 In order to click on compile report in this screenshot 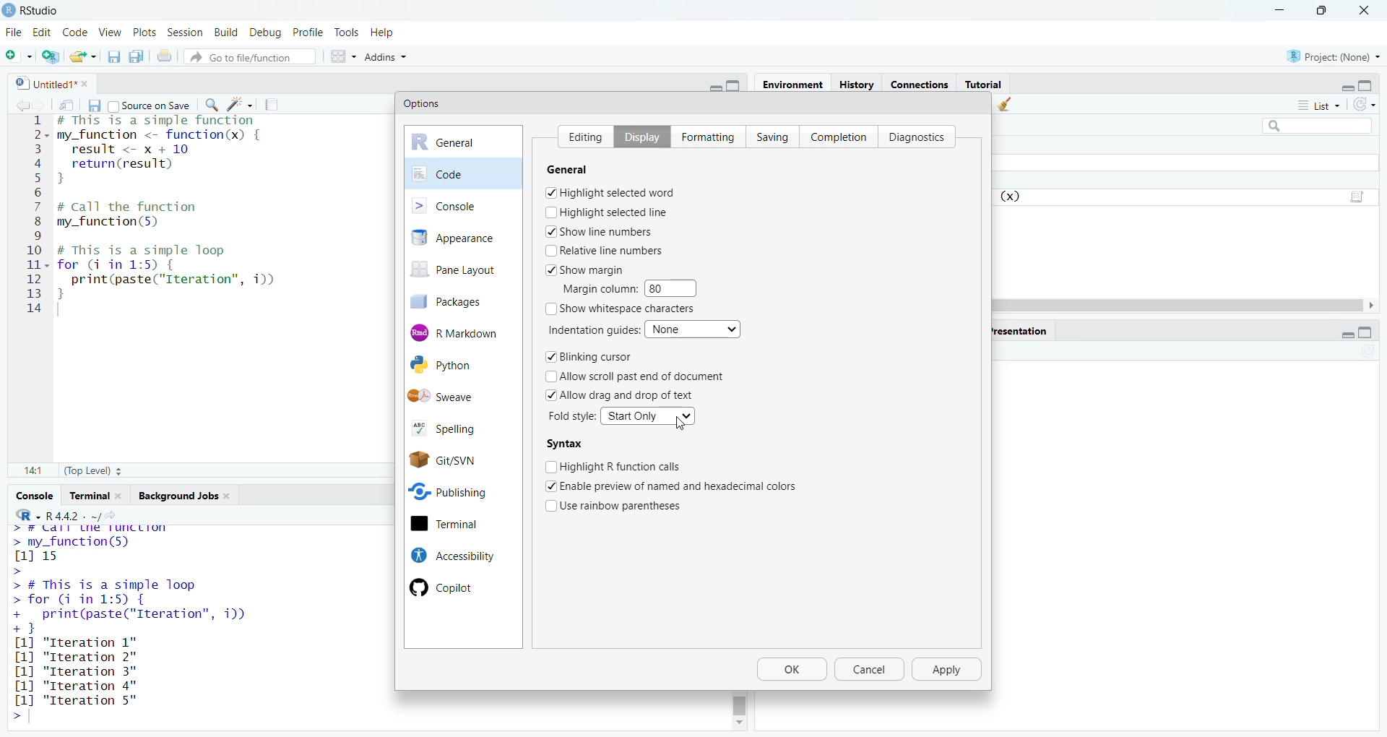, I will do `click(275, 103)`.